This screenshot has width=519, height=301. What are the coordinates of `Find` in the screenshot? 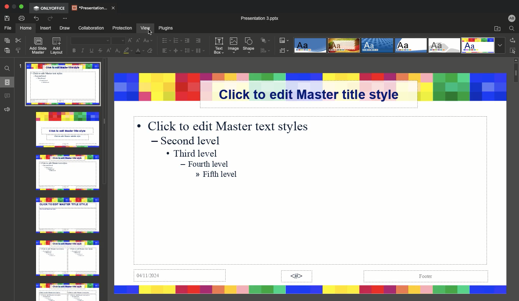 It's located at (512, 28).